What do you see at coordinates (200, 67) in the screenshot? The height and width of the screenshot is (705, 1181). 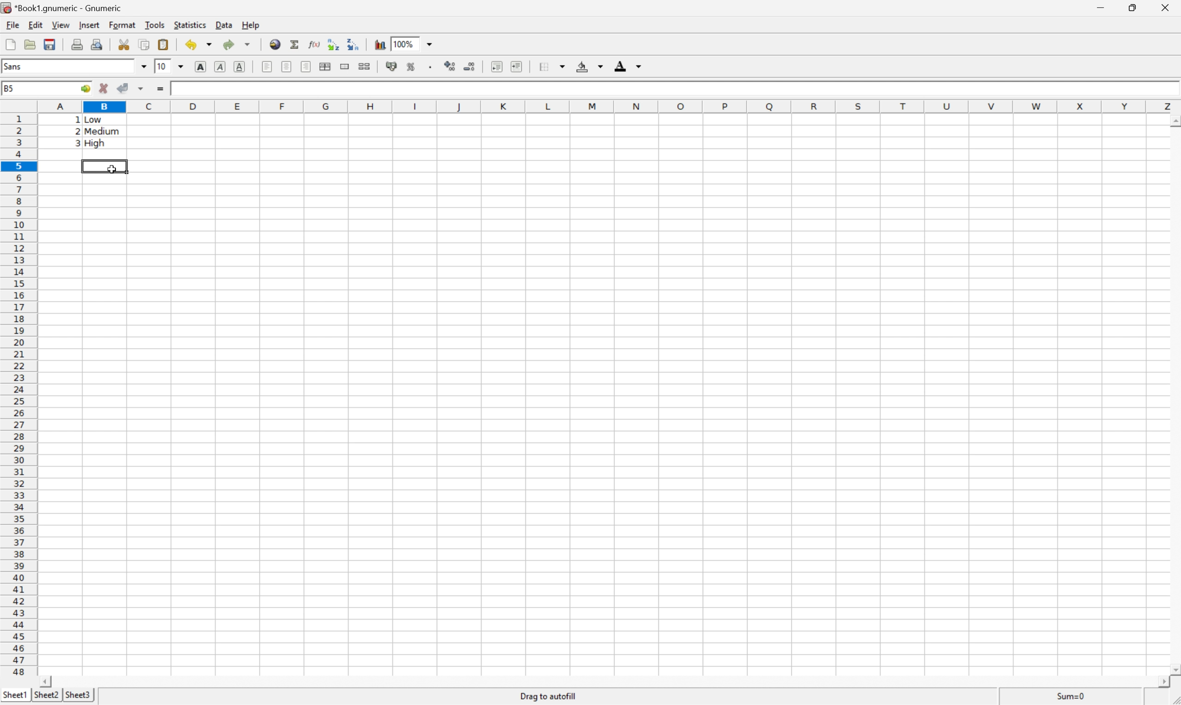 I see `Bold` at bounding box center [200, 67].